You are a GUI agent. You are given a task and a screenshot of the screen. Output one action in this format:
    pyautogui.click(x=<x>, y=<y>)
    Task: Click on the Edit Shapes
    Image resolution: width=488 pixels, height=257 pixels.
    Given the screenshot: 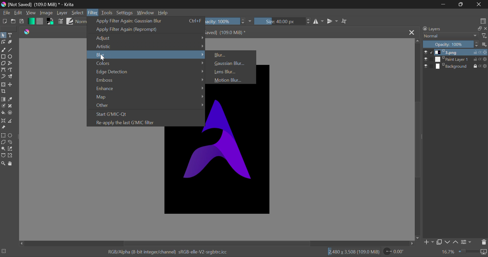 What is the action you would take?
    pyautogui.click(x=3, y=42)
    